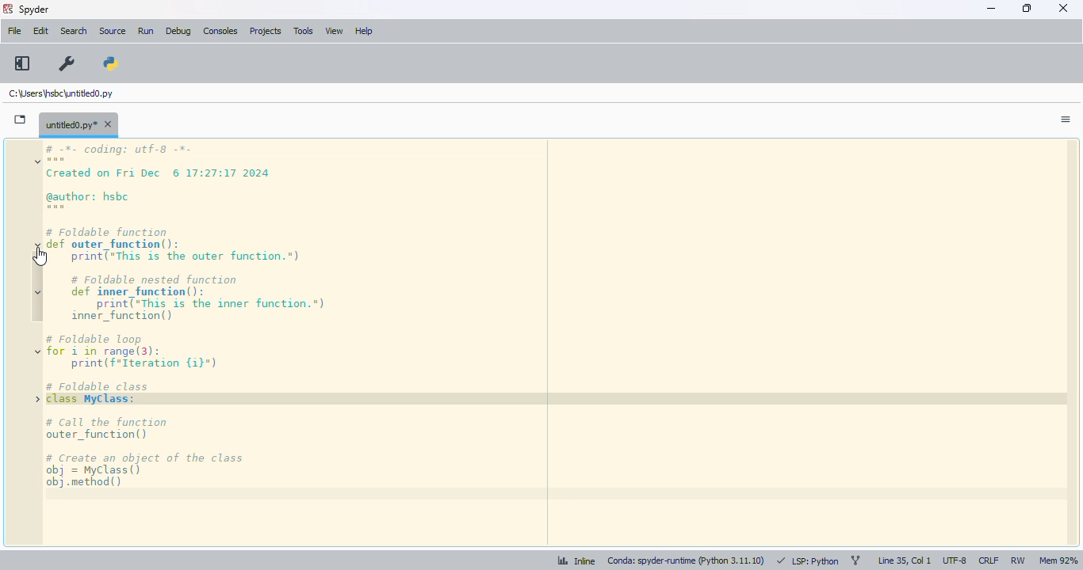 The height and width of the screenshot is (570, 1083). What do you see at coordinates (40, 31) in the screenshot?
I see `edit` at bounding box center [40, 31].